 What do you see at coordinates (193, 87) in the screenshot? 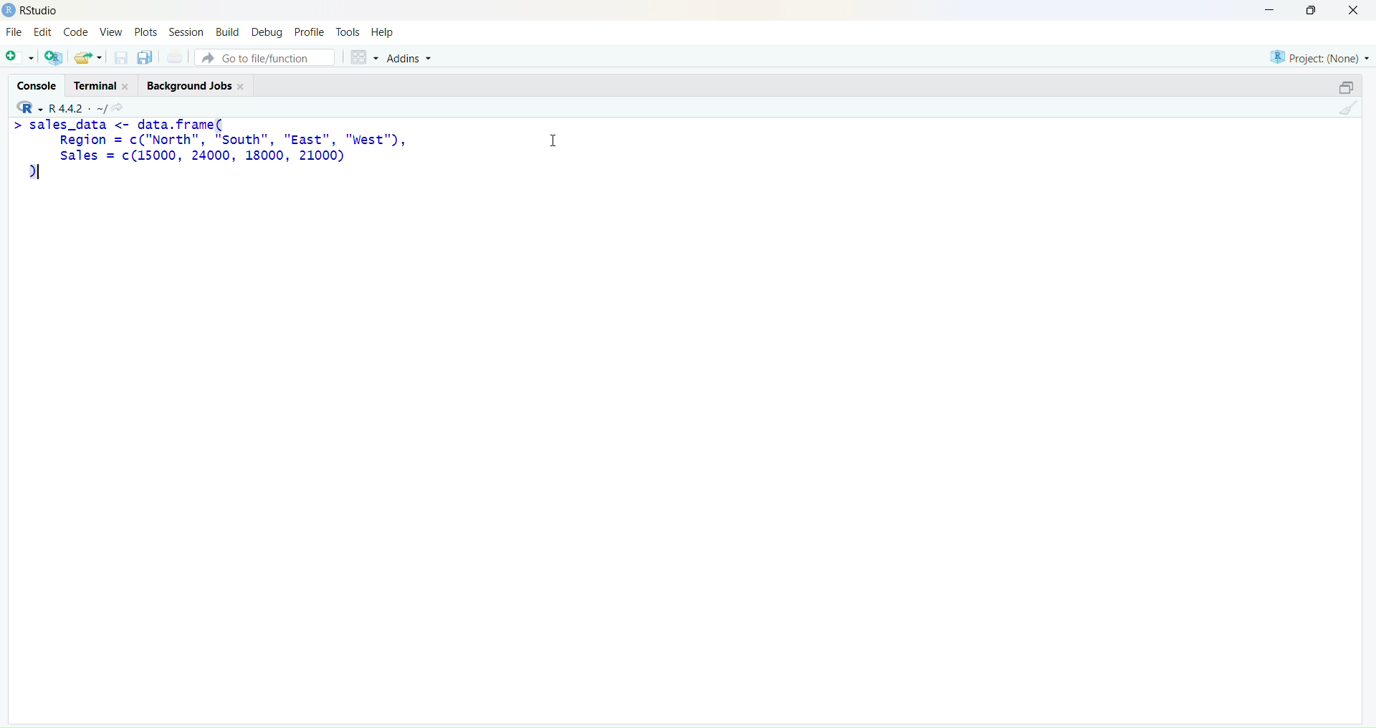
I see `Background Jobs` at bounding box center [193, 87].